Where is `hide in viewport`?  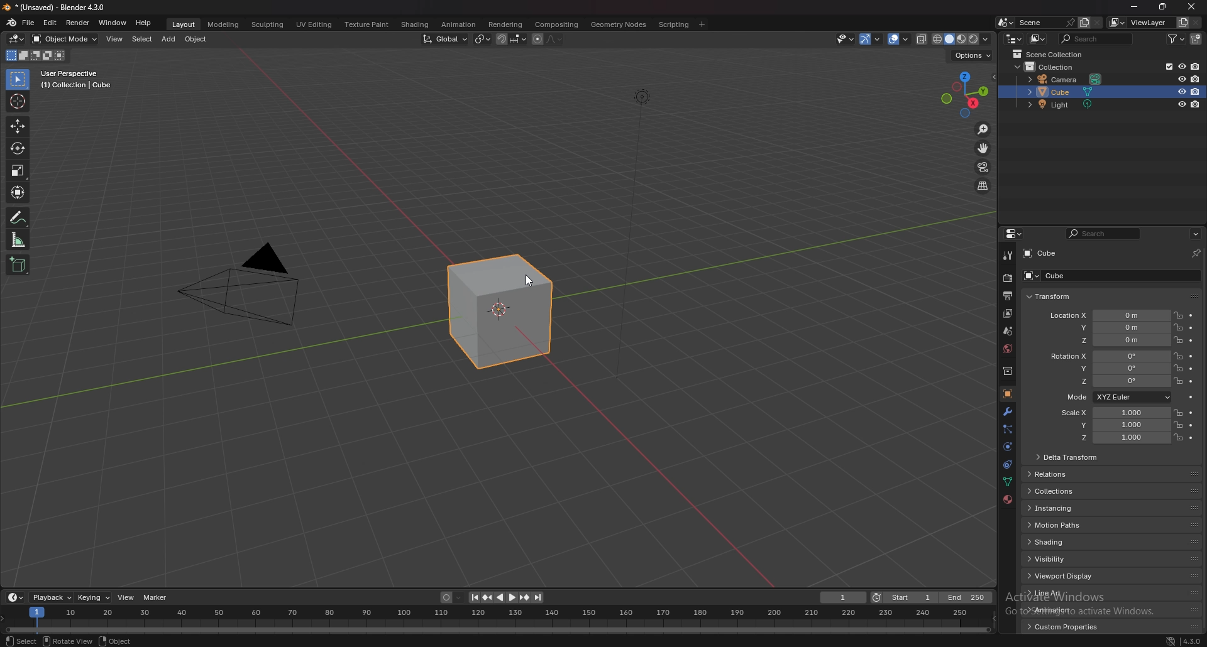 hide in viewport is located at coordinates (1180, 79).